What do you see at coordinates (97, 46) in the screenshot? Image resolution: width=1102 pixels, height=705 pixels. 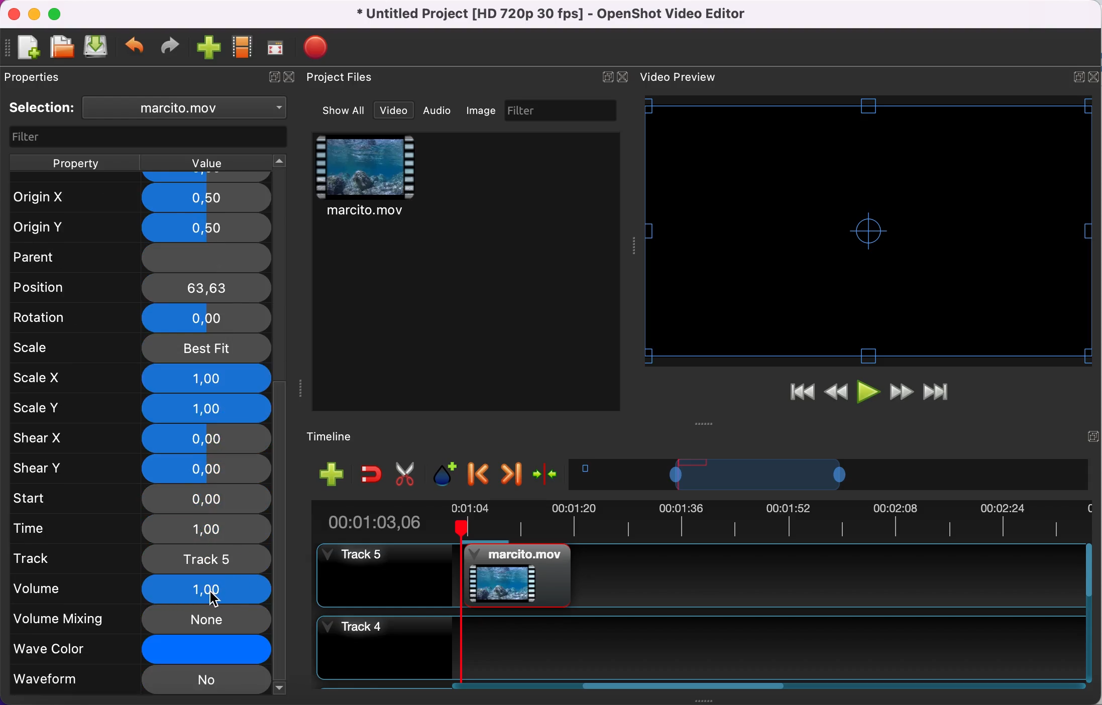 I see `save file` at bounding box center [97, 46].